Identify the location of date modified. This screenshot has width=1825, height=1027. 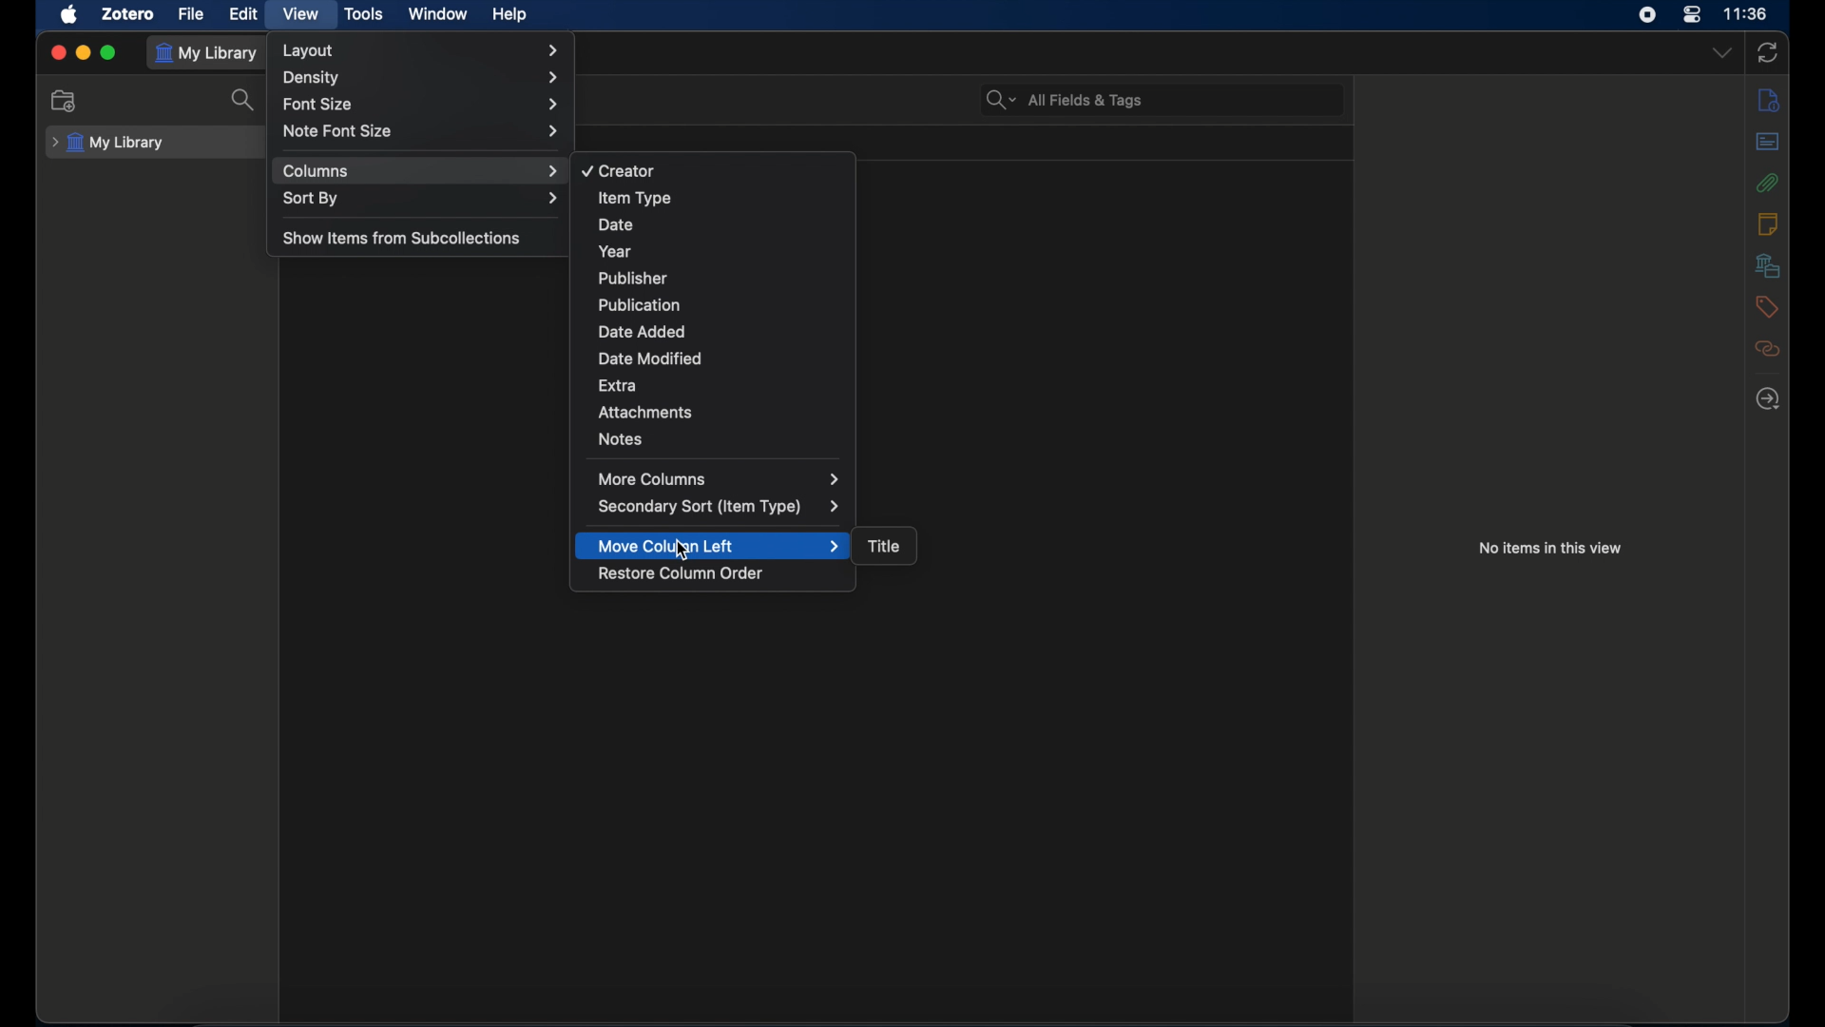
(652, 358).